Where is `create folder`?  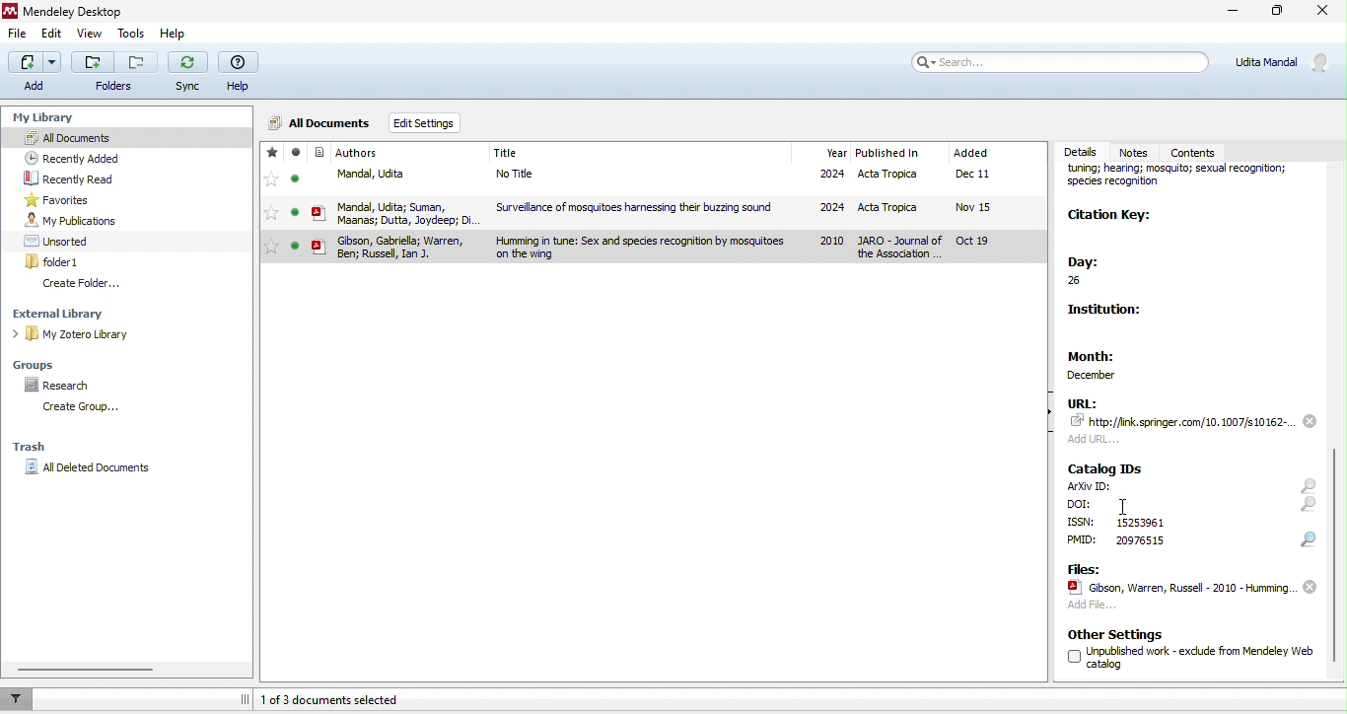 create folder is located at coordinates (83, 284).